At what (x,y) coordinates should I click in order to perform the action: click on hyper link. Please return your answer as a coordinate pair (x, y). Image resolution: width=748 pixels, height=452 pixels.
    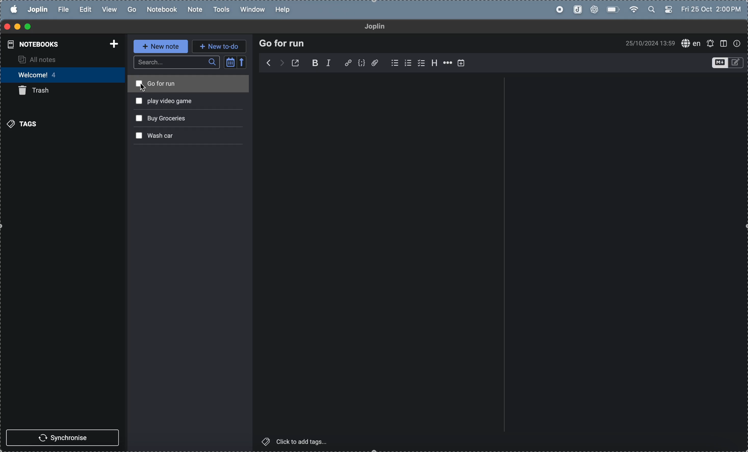
    Looking at the image, I should click on (348, 63).